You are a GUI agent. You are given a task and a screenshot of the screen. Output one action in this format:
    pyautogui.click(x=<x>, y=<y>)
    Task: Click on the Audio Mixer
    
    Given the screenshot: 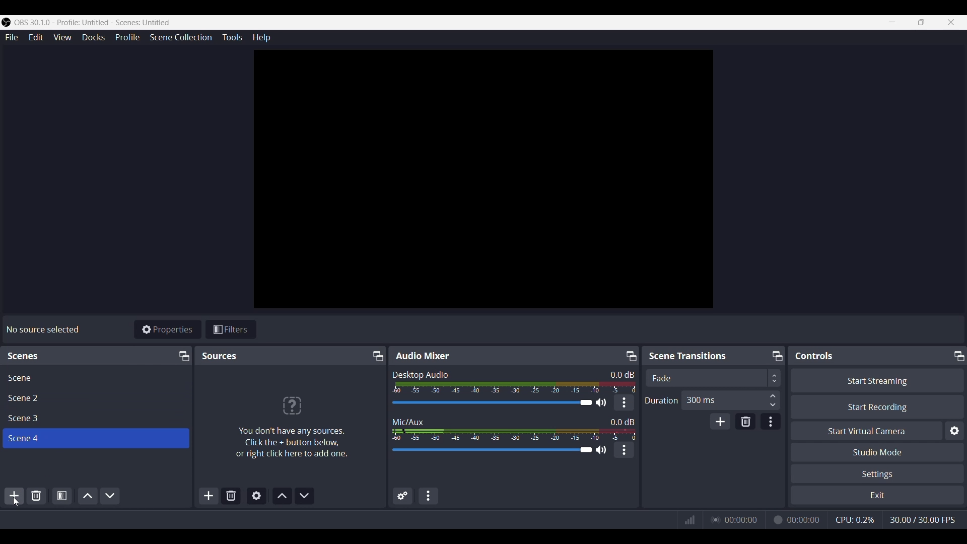 What is the action you would take?
    pyautogui.click(x=423, y=356)
    